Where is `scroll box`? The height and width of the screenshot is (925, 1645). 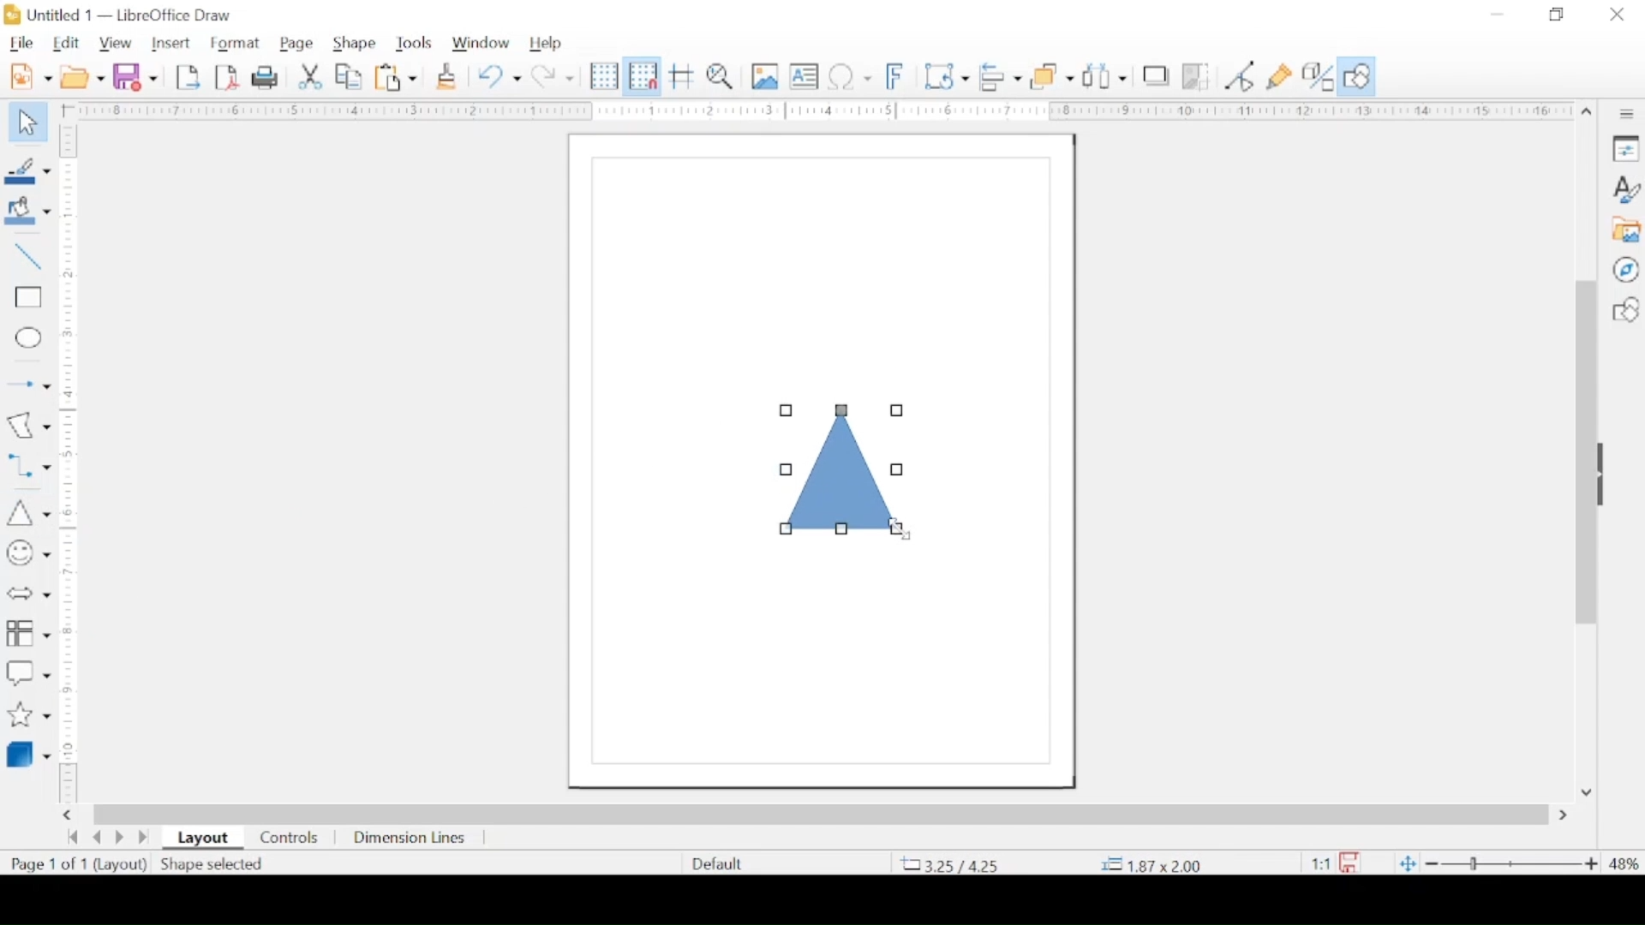
scroll box is located at coordinates (822, 812).